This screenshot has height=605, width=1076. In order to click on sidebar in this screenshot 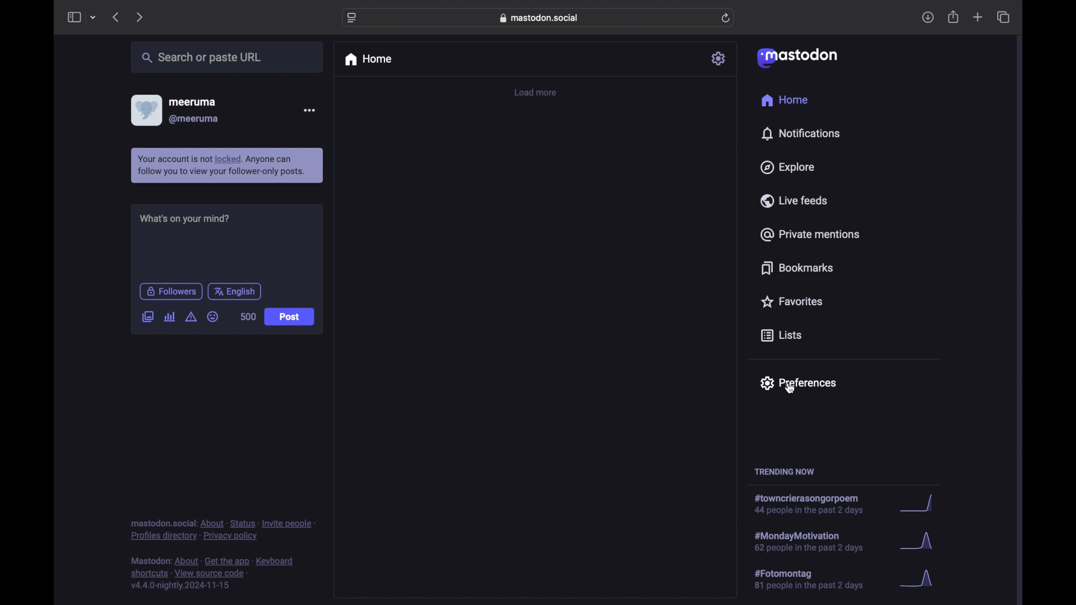, I will do `click(73, 17)`.